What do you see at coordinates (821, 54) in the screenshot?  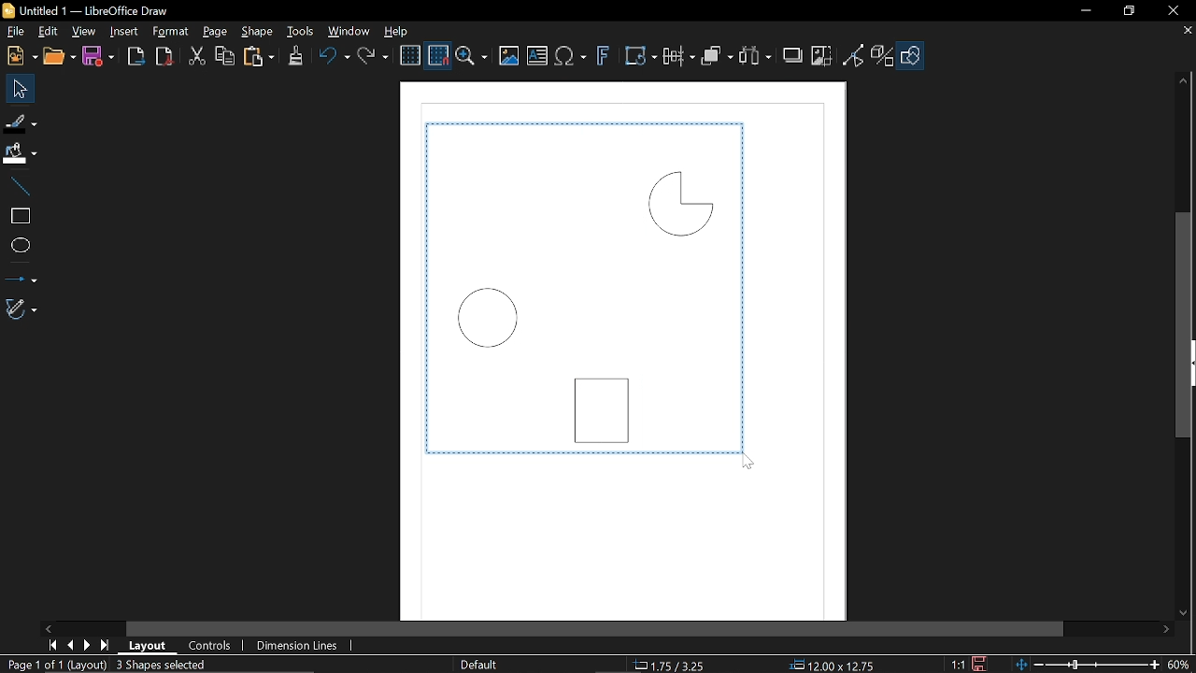 I see `Crop` at bounding box center [821, 54].